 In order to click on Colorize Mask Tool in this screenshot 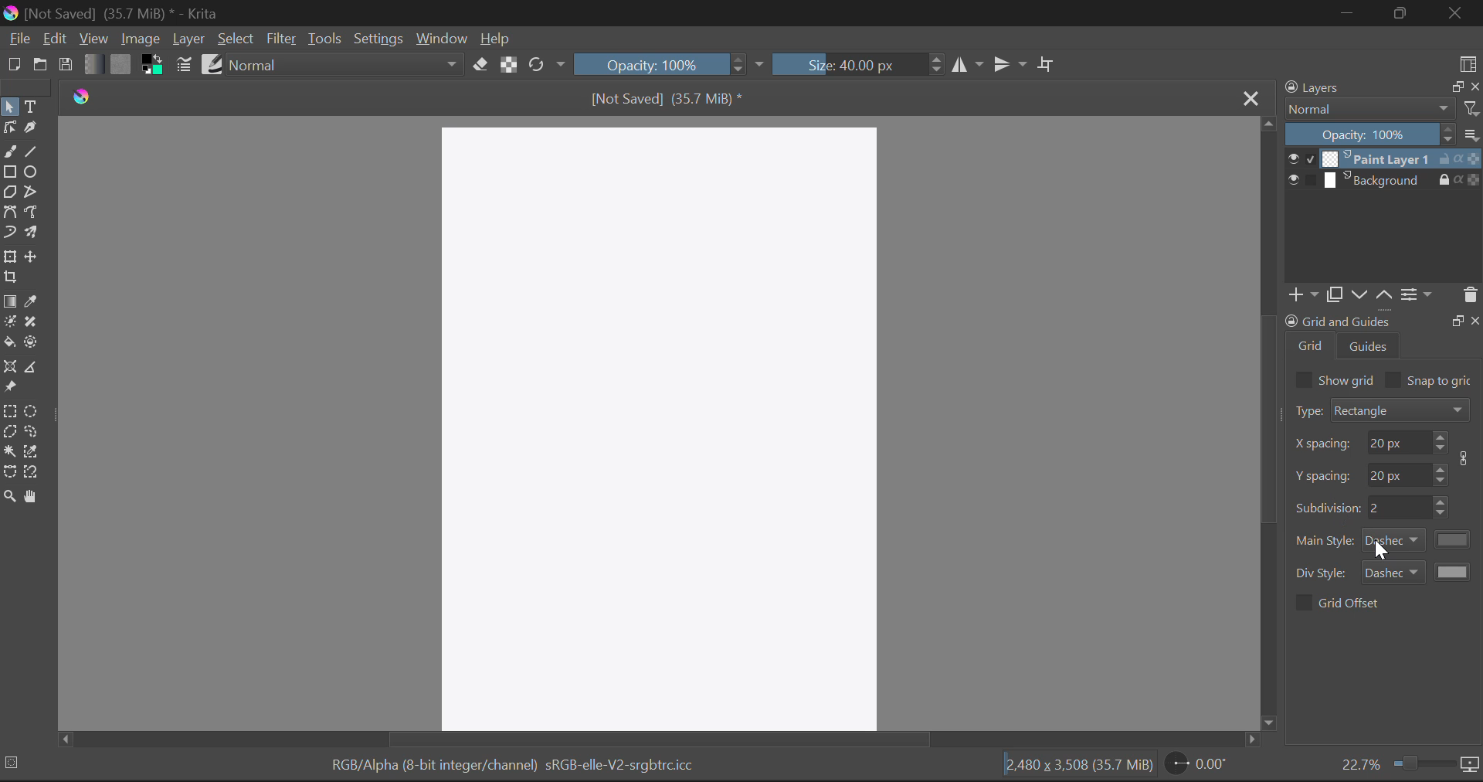, I will do `click(9, 325)`.